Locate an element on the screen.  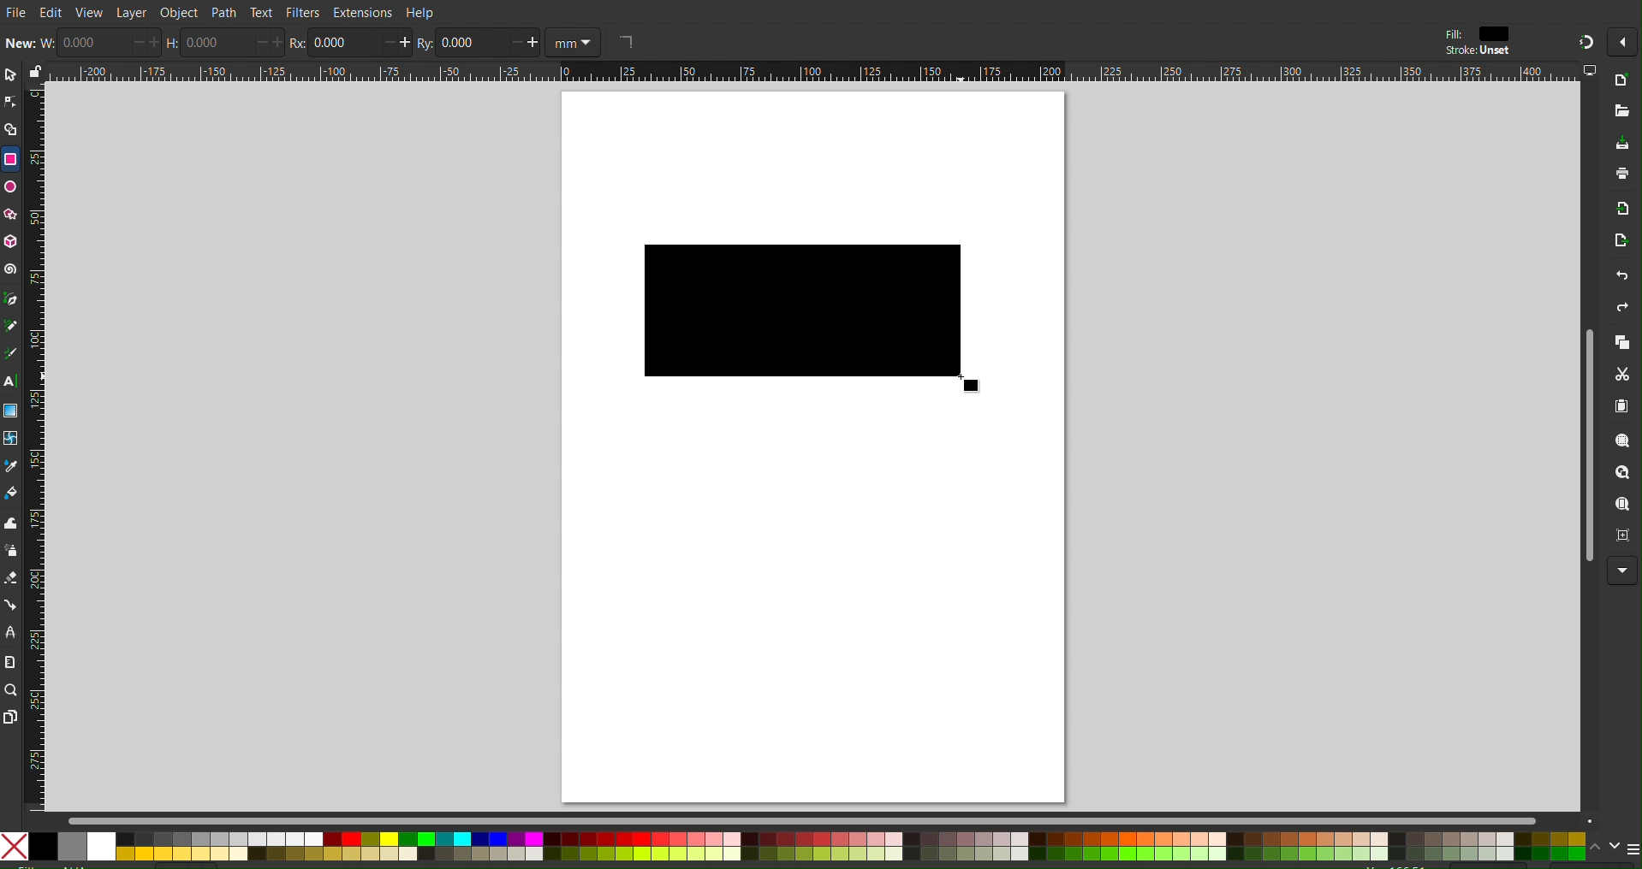
stroke: is located at coordinates (1474, 50).